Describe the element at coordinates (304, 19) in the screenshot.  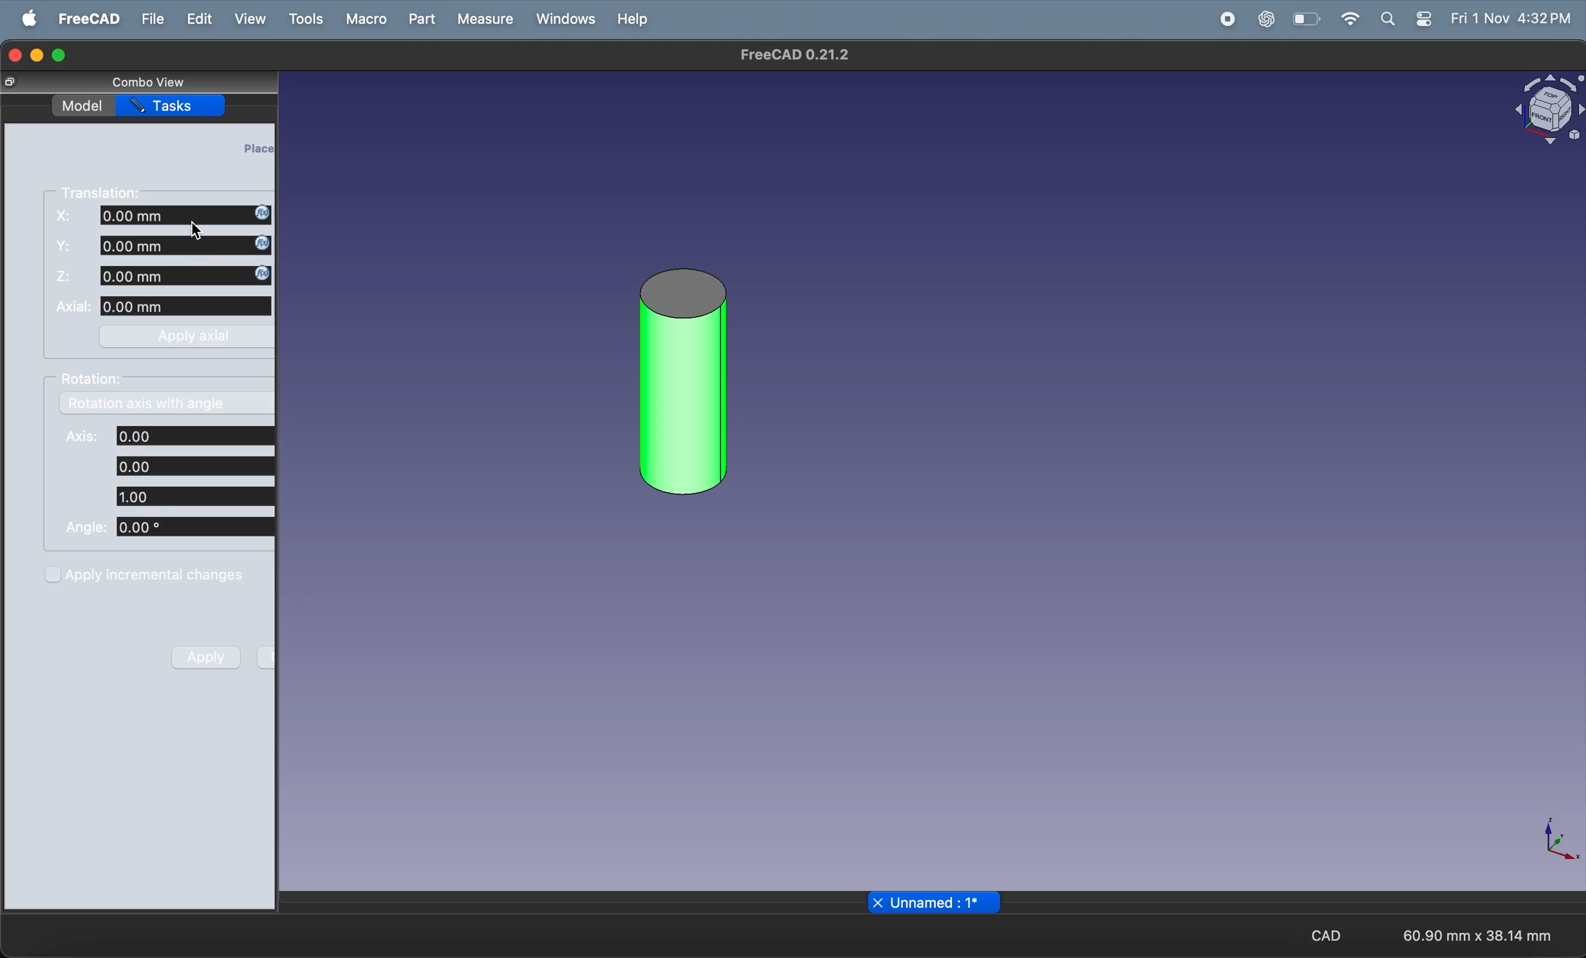
I see `tools` at that location.